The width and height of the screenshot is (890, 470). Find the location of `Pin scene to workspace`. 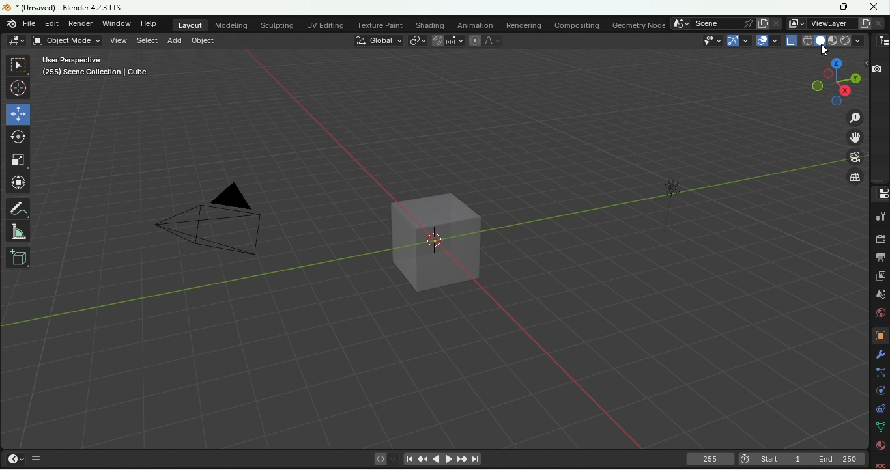

Pin scene to workspace is located at coordinates (747, 23).